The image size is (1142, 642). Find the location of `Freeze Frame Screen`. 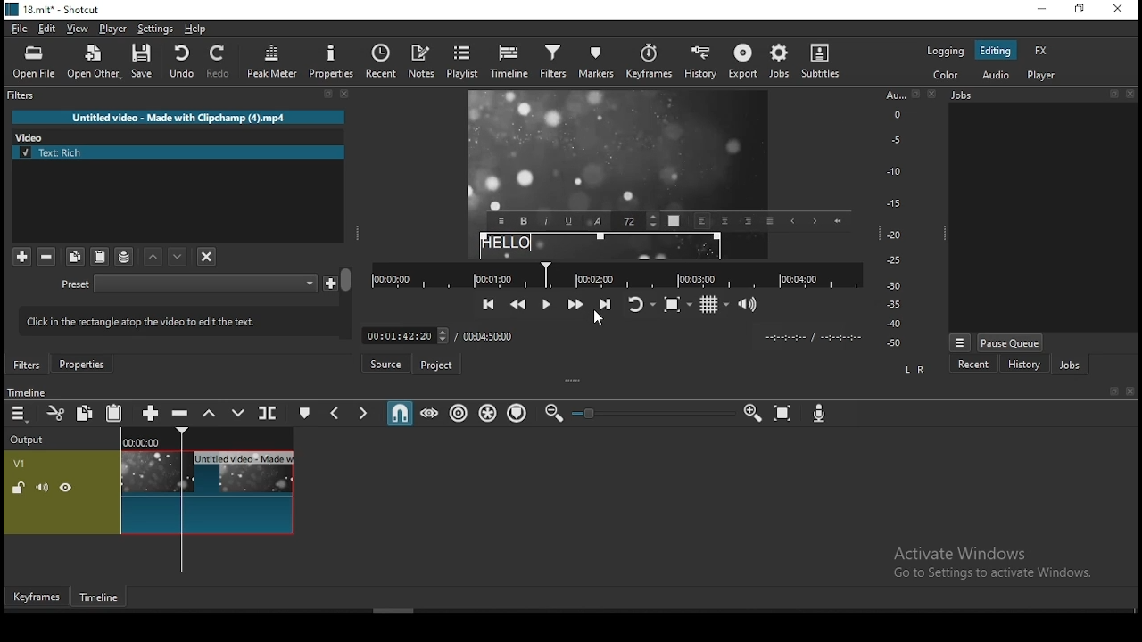

Freeze Frame Screen is located at coordinates (619, 151).